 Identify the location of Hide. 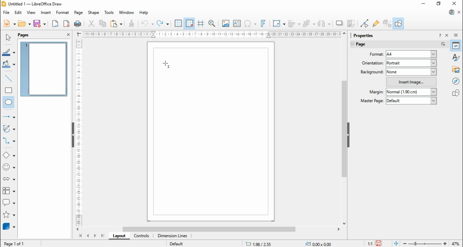
(73, 135).